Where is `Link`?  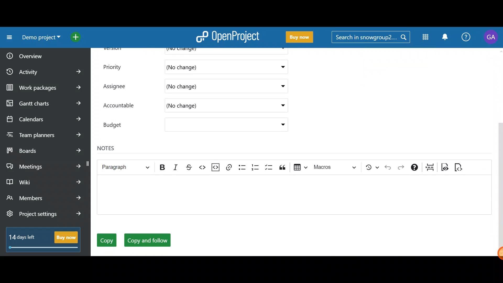 Link is located at coordinates (228, 166).